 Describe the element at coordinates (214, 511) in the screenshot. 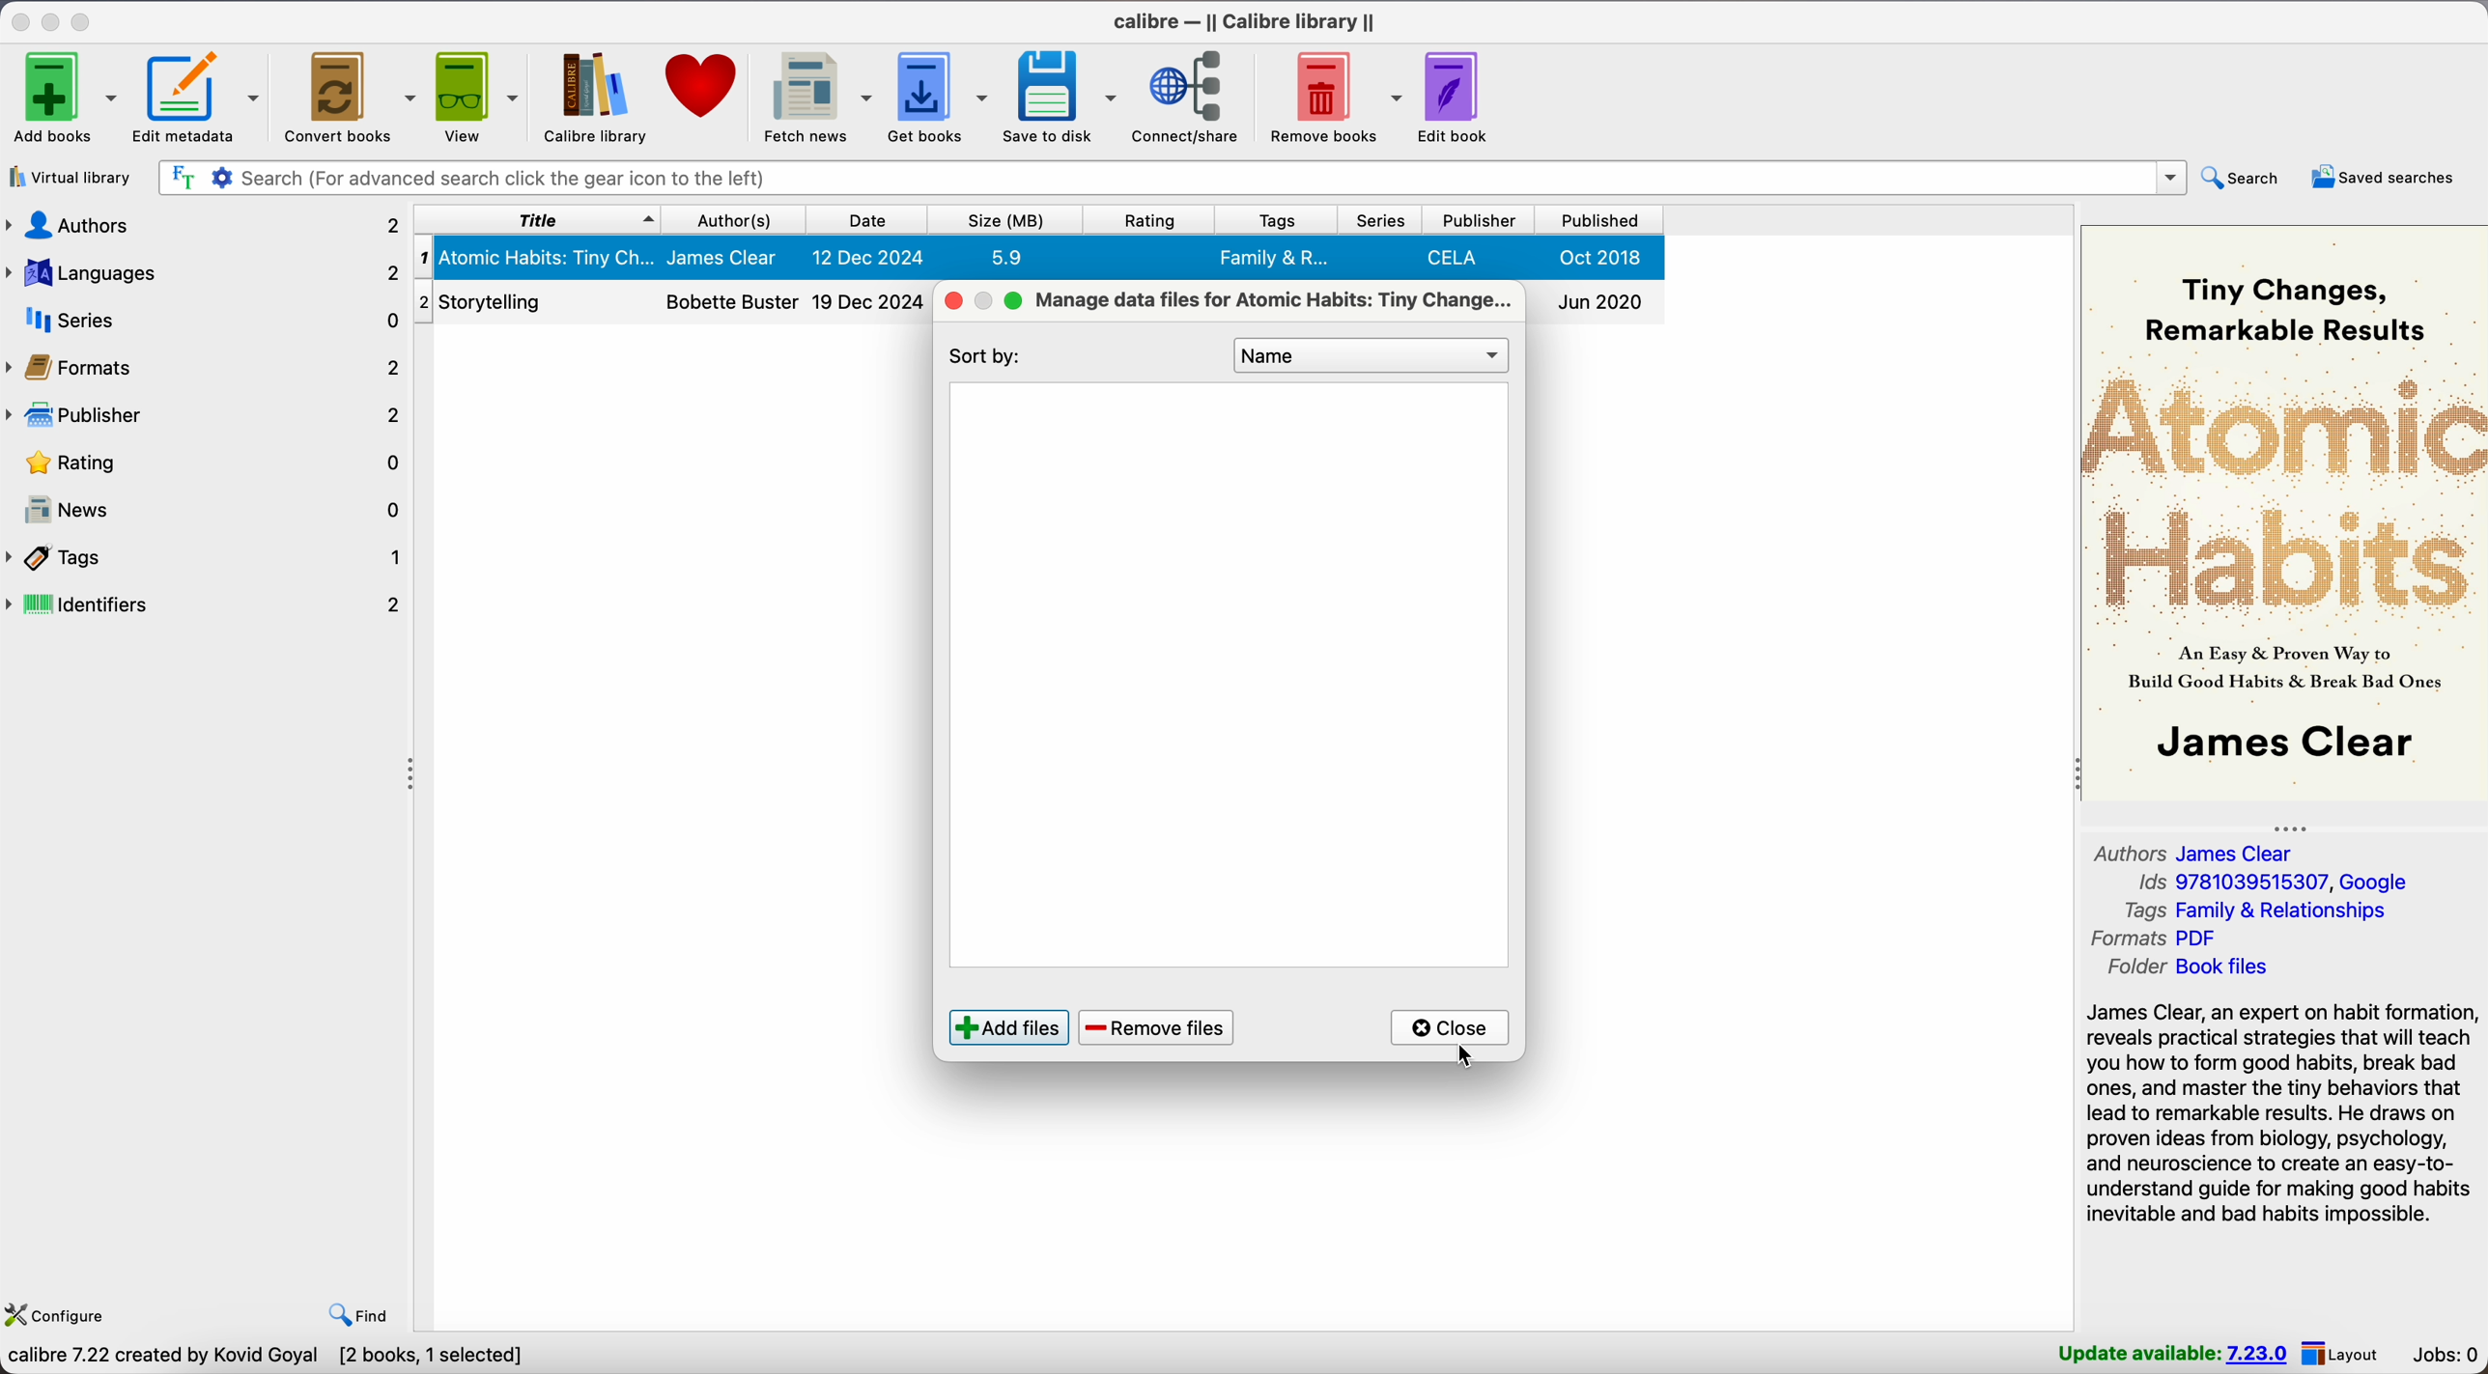

I see `news` at that location.